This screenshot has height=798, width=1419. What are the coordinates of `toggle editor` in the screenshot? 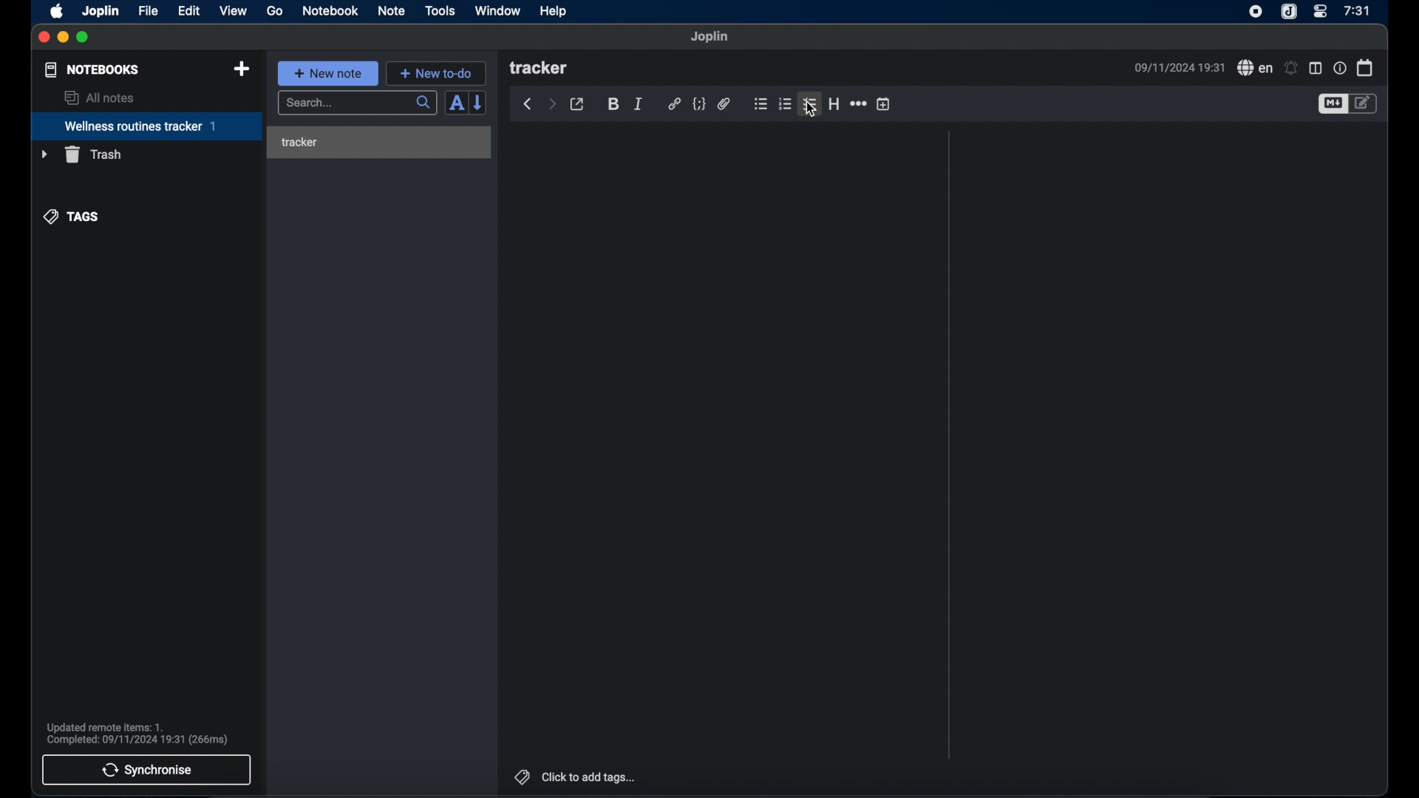 It's located at (1332, 103).